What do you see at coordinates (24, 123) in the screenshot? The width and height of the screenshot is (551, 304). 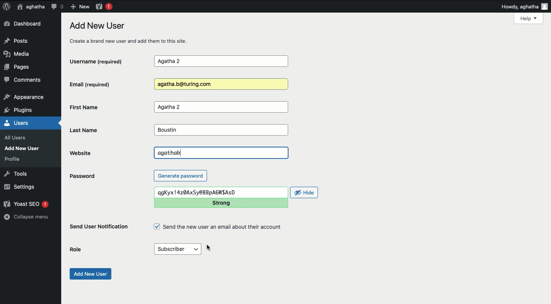 I see `Users` at bounding box center [24, 123].